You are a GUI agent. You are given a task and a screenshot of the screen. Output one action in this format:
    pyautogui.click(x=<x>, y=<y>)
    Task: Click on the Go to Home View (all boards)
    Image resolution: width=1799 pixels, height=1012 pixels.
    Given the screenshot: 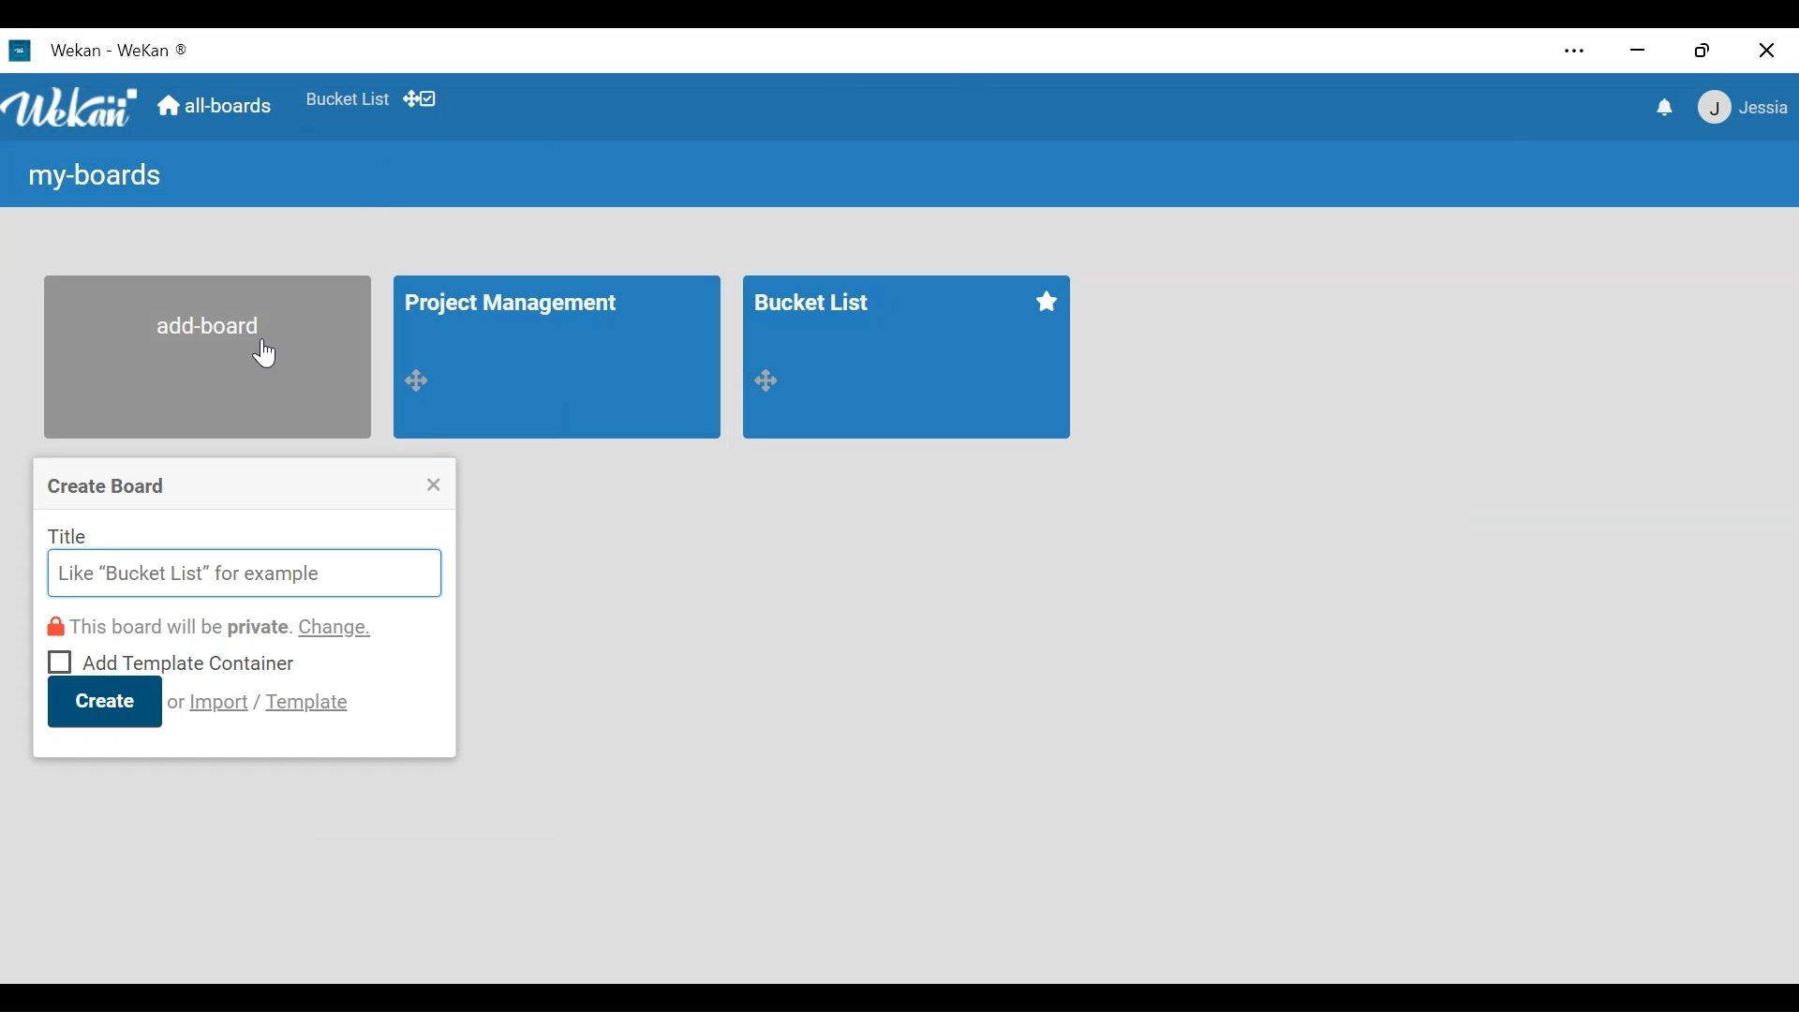 What is the action you would take?
    pyautogui.click(x=213, y=106)
    